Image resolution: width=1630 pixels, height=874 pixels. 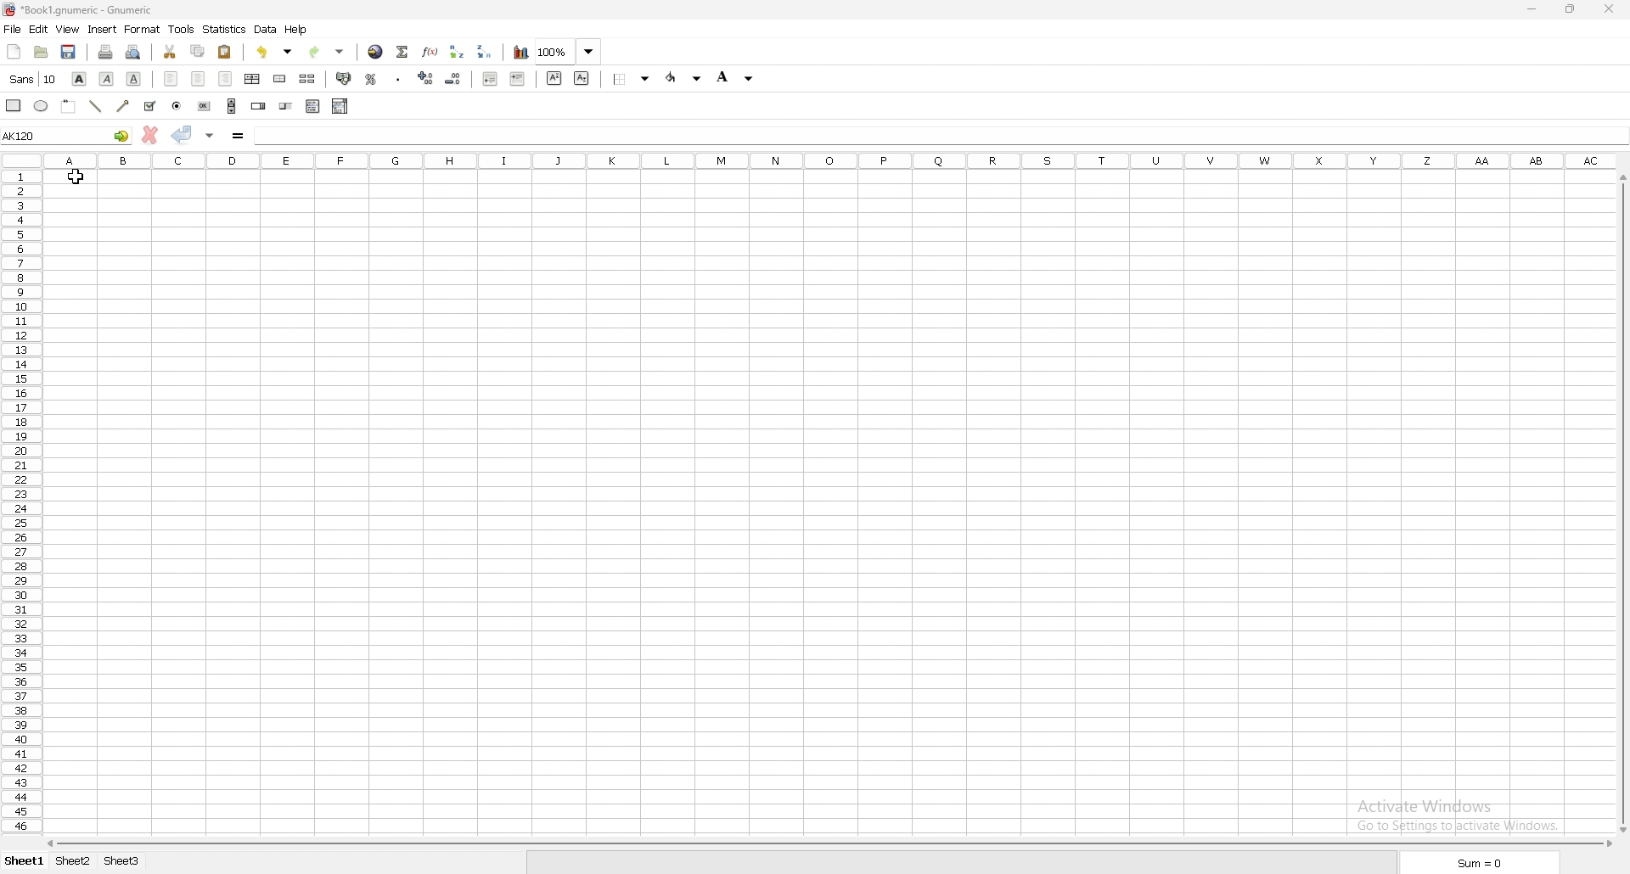 I want to click on chart, so click(x=521, y=53).